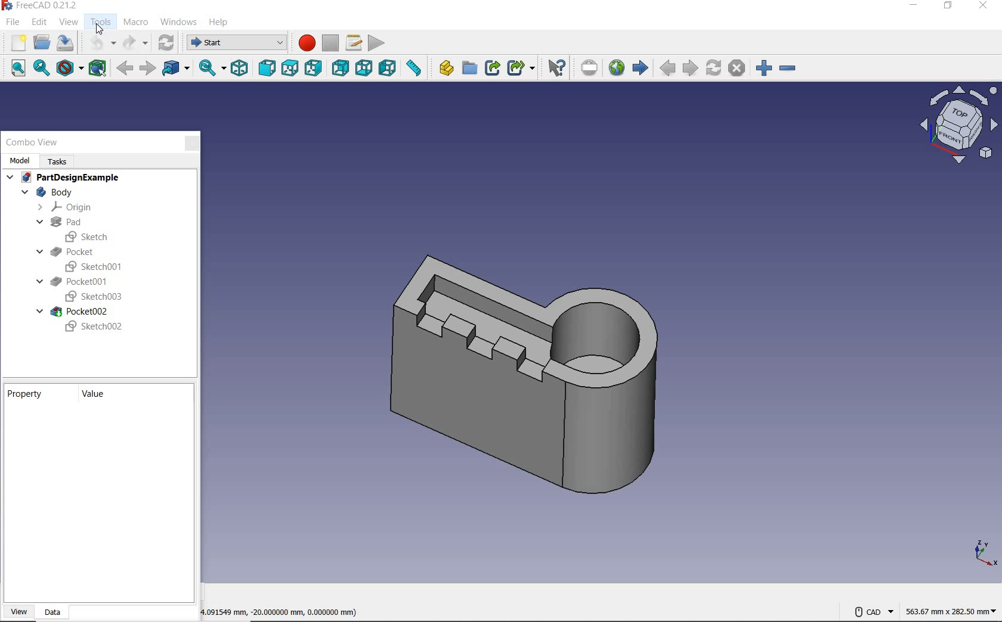 The image size is (1002, 622). I want to click on Body, so click(52, 192).